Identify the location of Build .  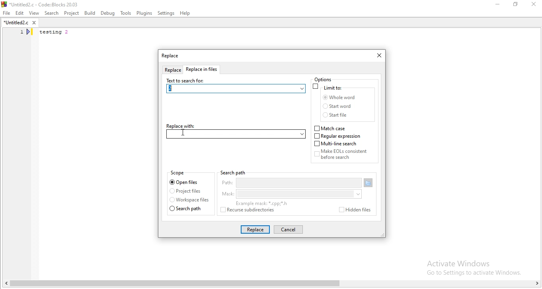
(90, 13).